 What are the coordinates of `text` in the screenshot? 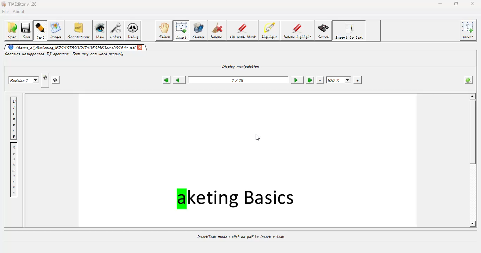 It's located at (41, 31).